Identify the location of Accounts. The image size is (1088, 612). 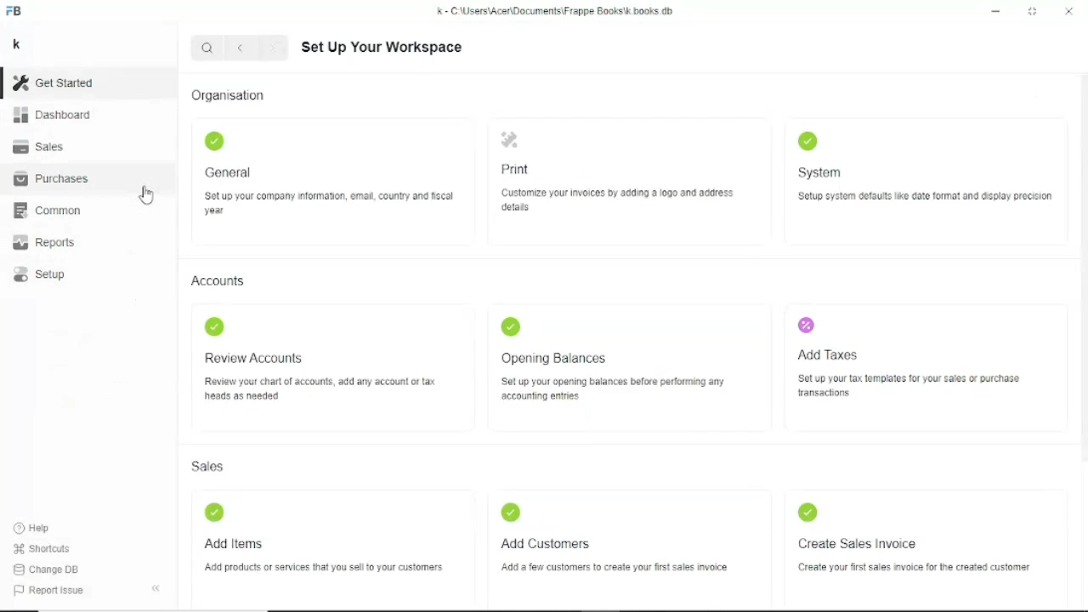
(218, 280).